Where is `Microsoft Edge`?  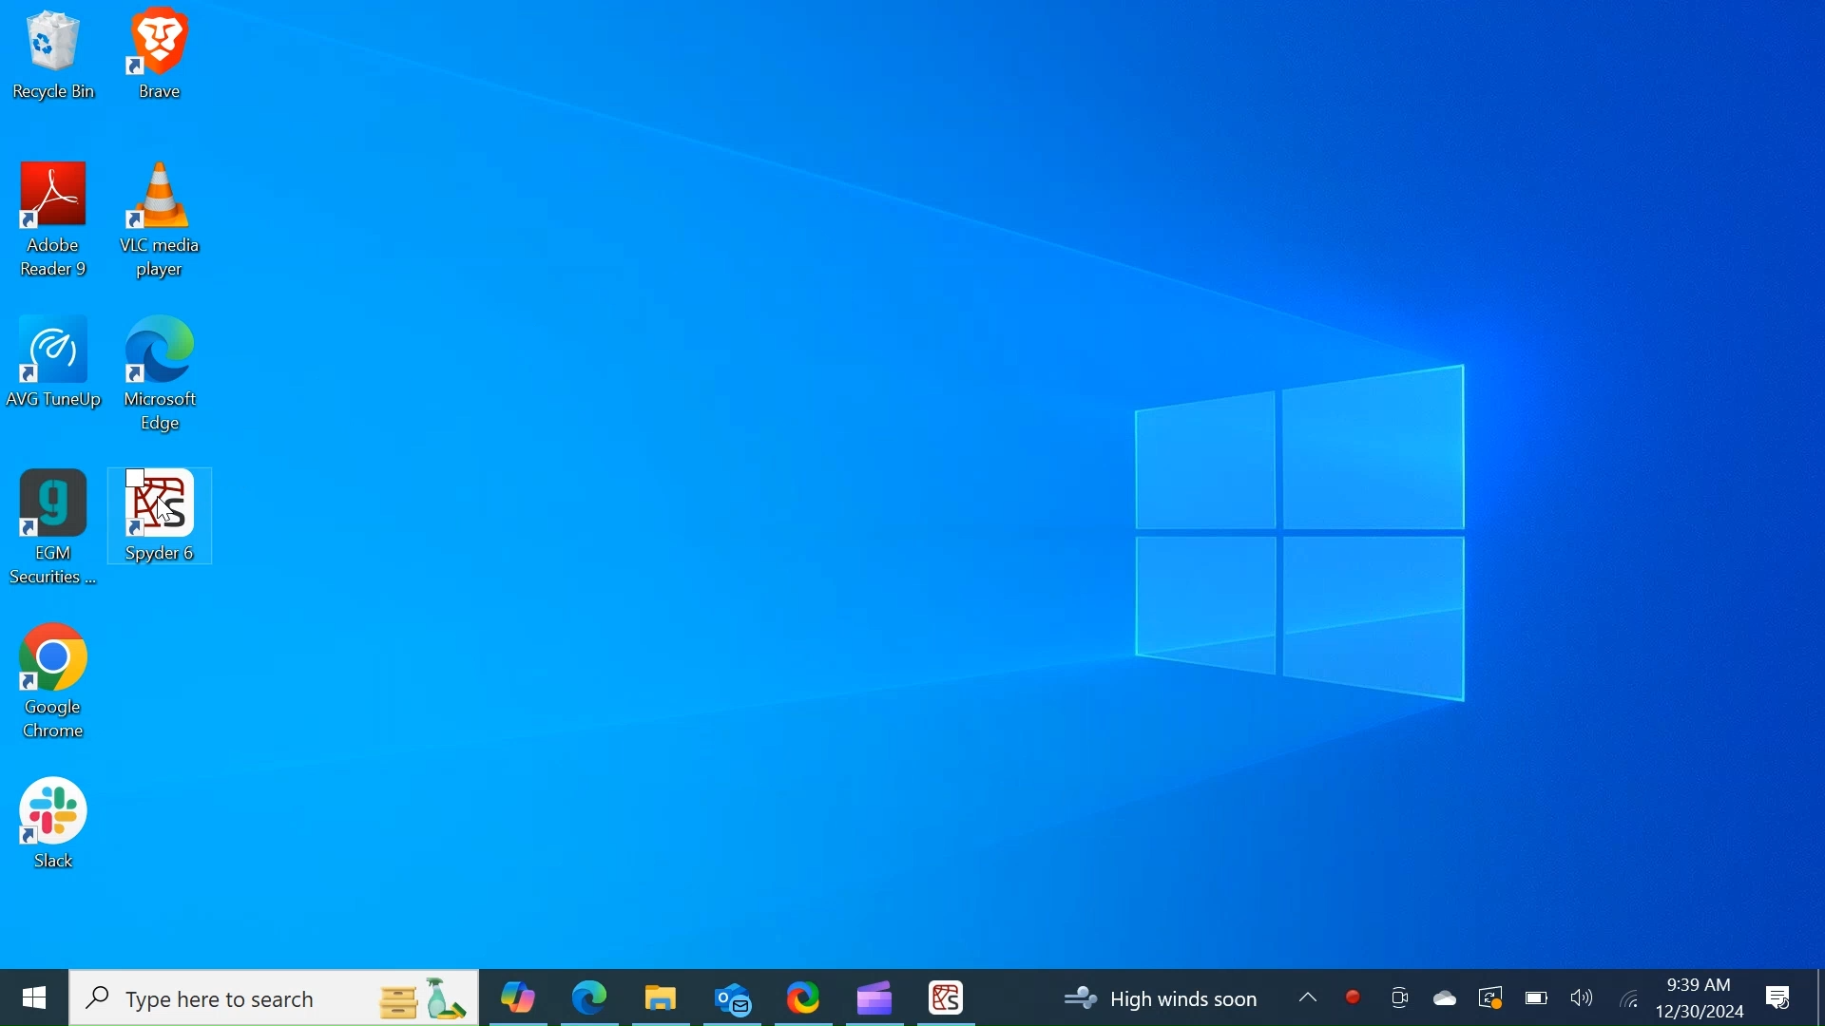
Microsoft Edge is located at coordinates (589, 997).